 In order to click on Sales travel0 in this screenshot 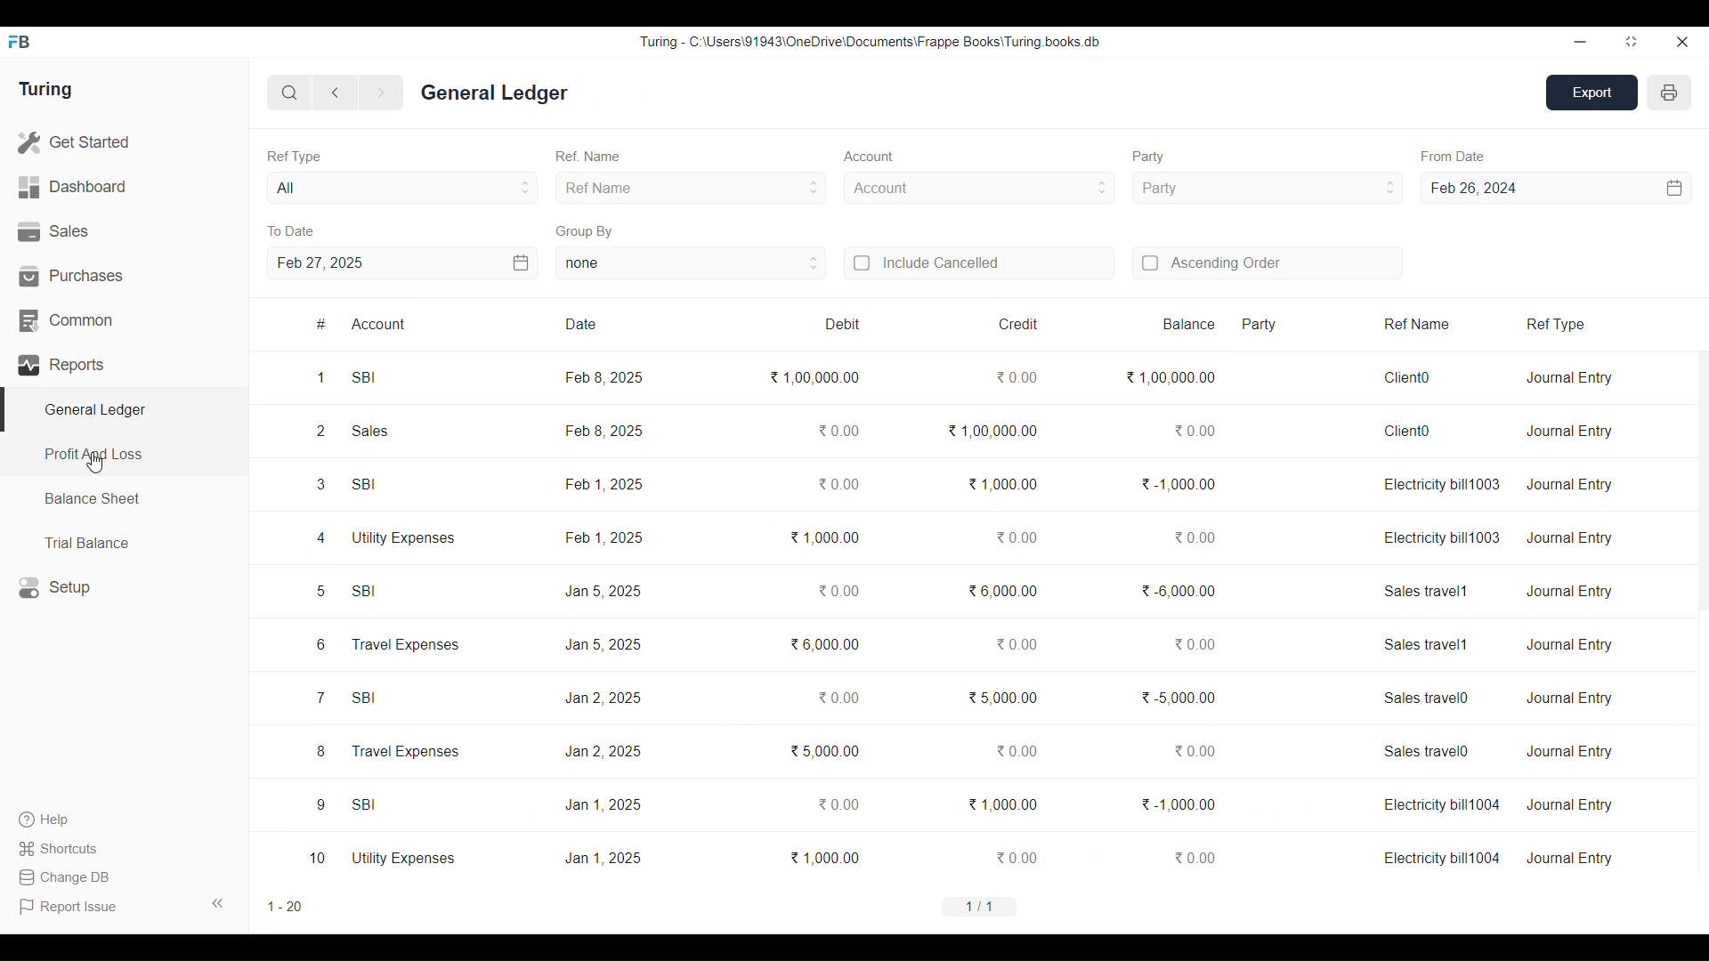, I will do `click(1429, 750)`.